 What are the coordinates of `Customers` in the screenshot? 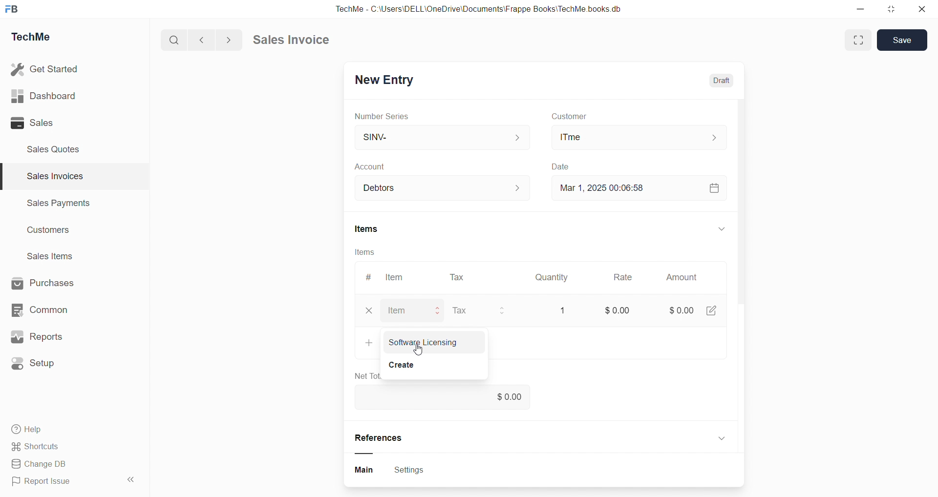 It's located at (54, 232).